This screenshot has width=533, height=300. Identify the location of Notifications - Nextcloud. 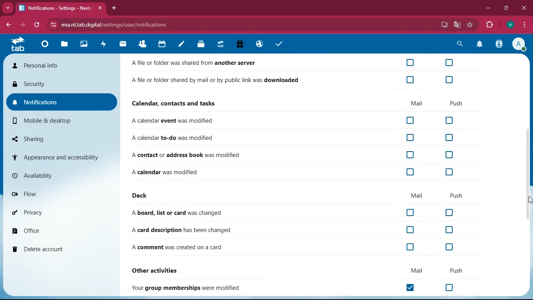
(54, 8).